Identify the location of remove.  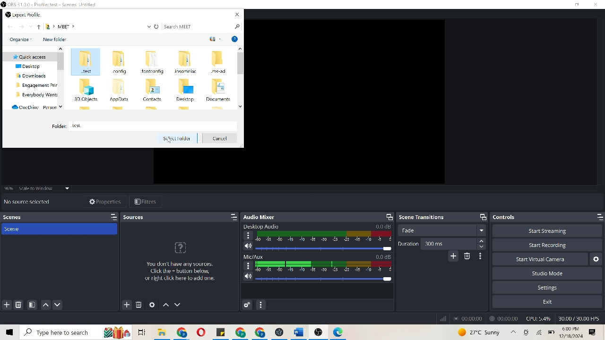
(138, 306).